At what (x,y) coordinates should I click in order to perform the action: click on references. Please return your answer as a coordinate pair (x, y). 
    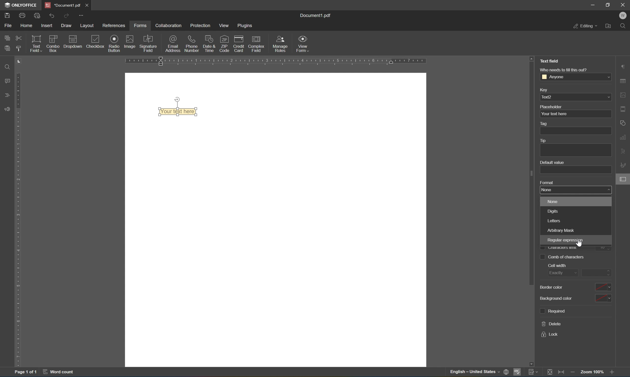
    Looking at the image, I should click on (115, 25).